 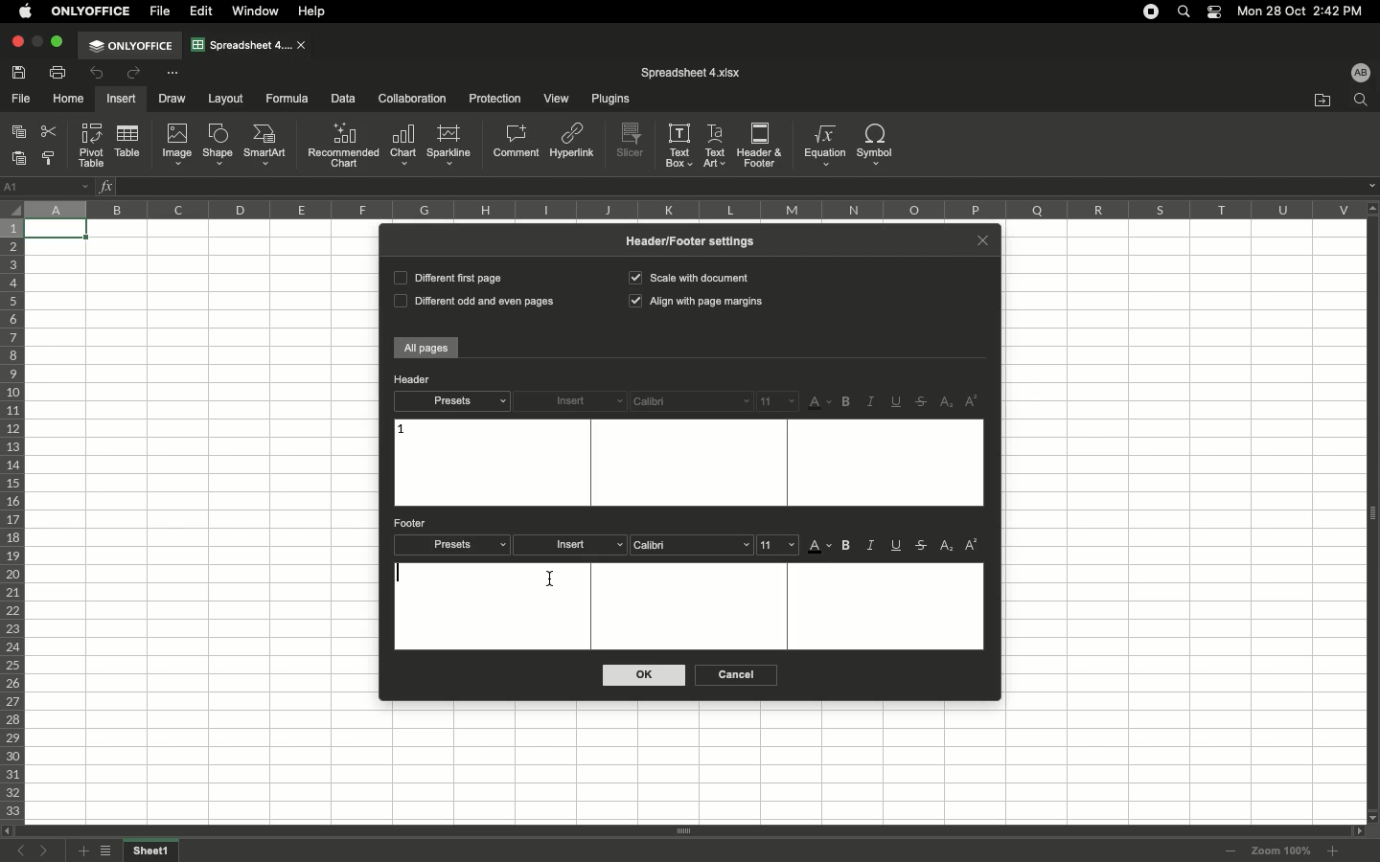 I want to click on Paste, so click(x=21, y=158).